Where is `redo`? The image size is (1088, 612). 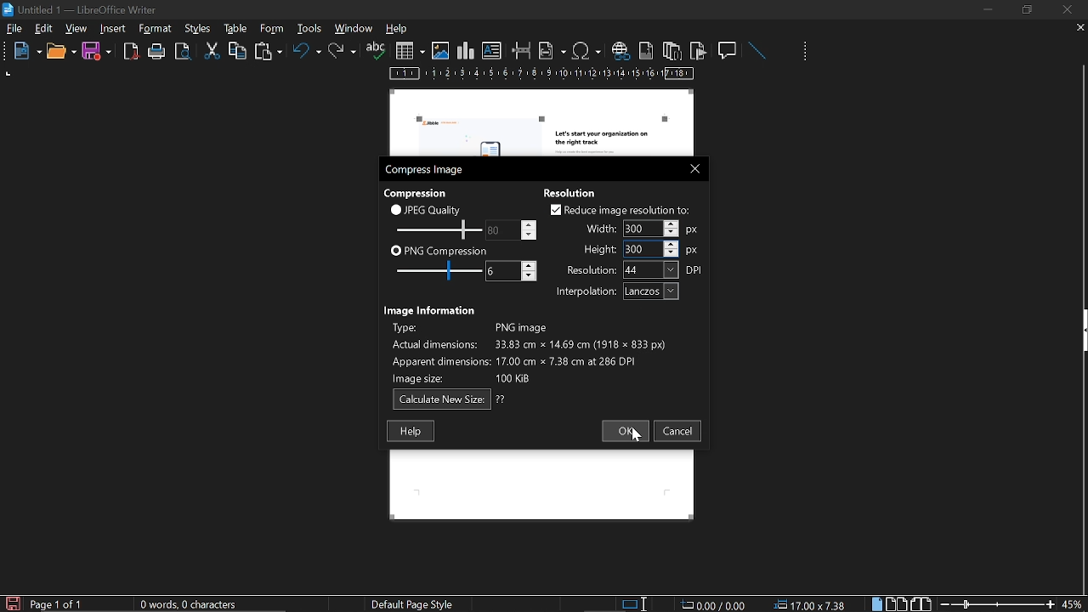 redo is located at coordinates (343, 51).